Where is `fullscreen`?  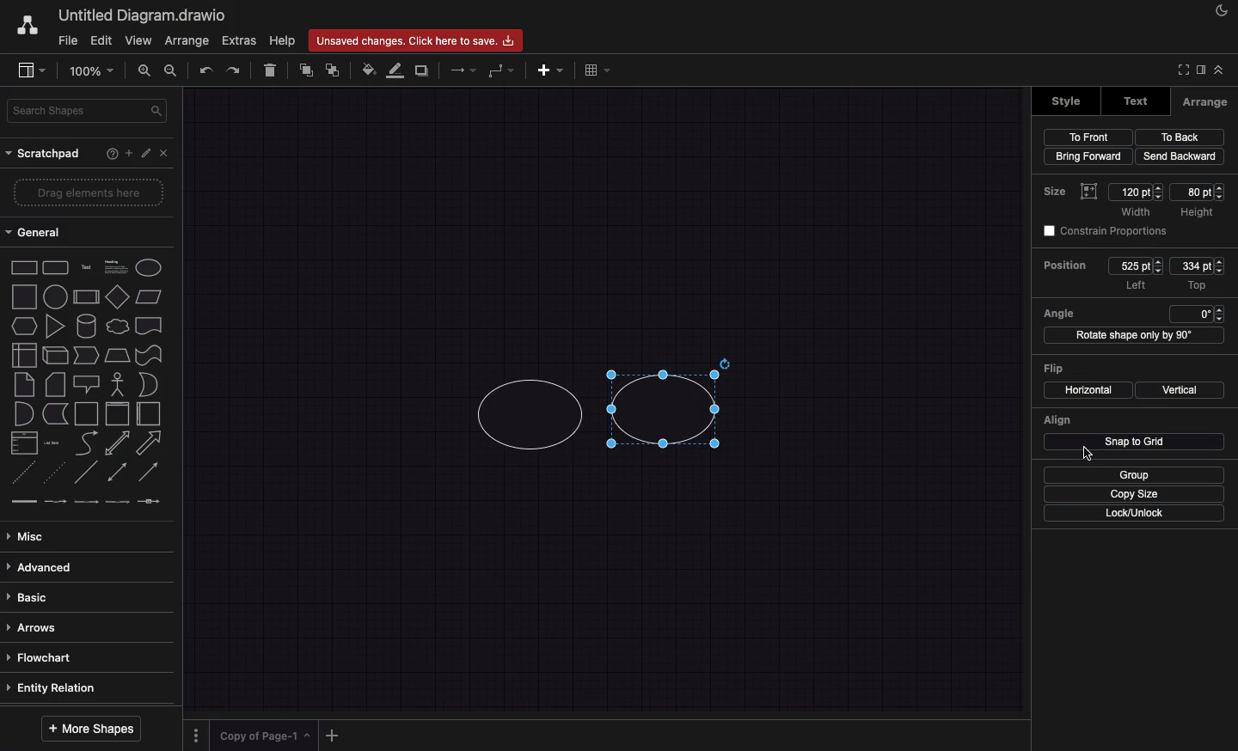 fullscreen is located at coordinates (1183, 67).